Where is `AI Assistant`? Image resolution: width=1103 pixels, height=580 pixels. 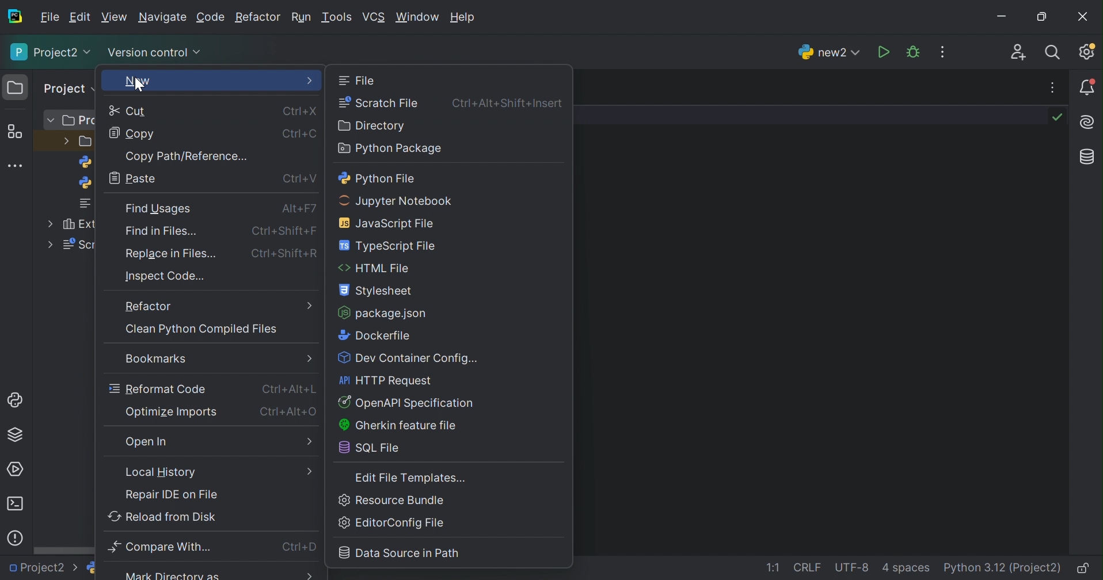 AI Assistant is located at coordinates (1089, 122).